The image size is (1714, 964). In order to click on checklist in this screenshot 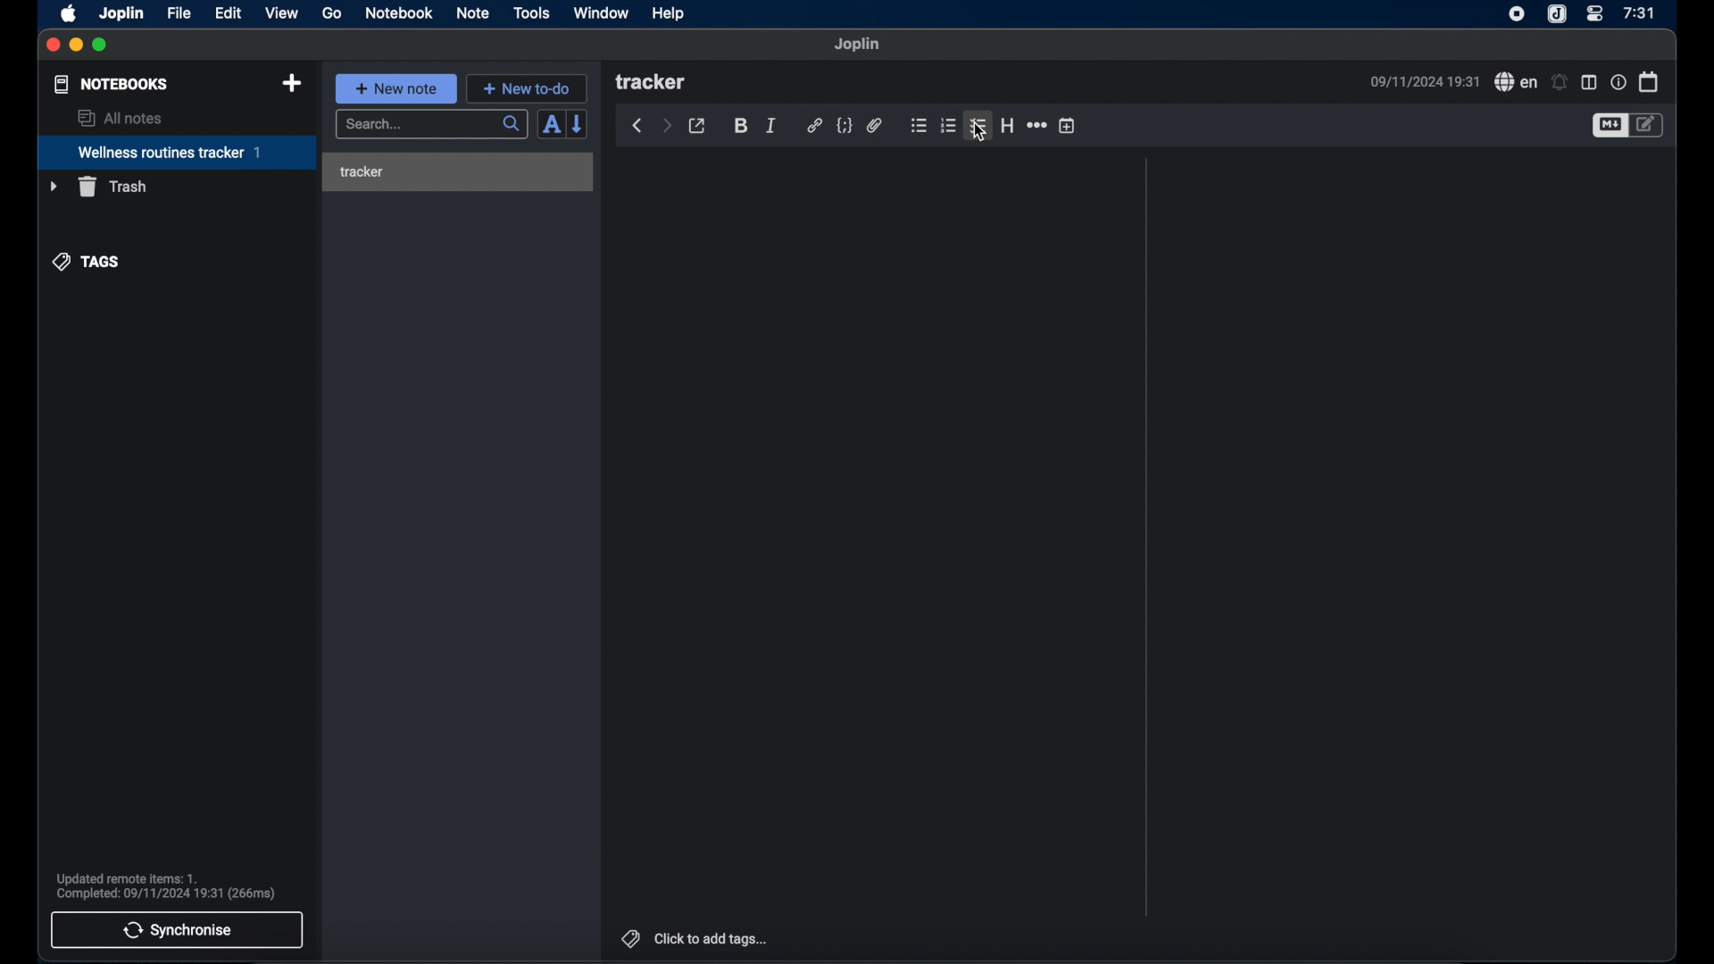, I will do `click(979, 125)`.